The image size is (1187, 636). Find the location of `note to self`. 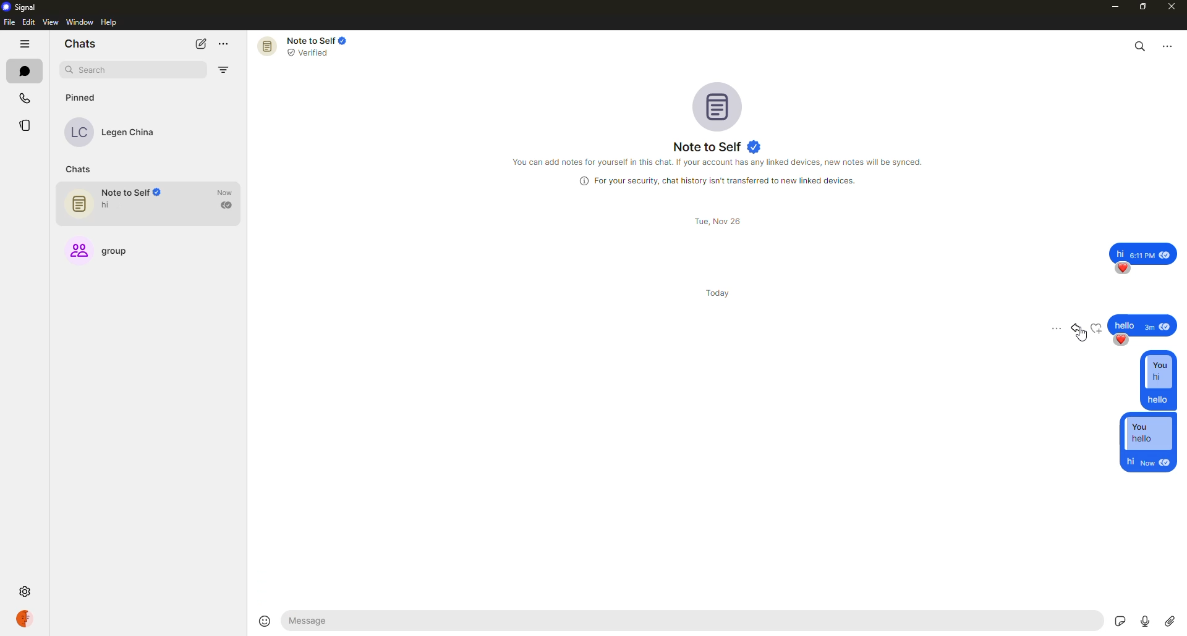

note to self is located at coordinates (154, 204).